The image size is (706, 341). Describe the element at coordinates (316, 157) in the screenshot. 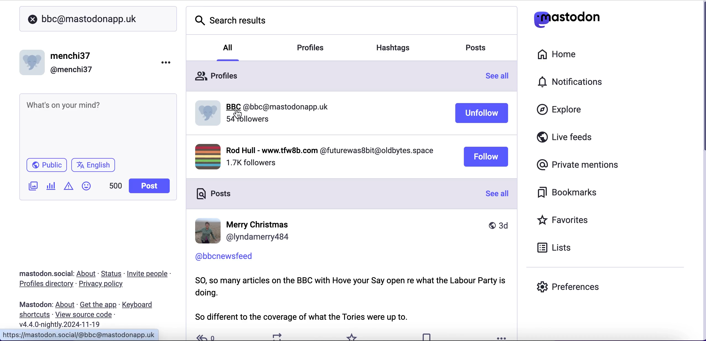

I see `profile` at that location.